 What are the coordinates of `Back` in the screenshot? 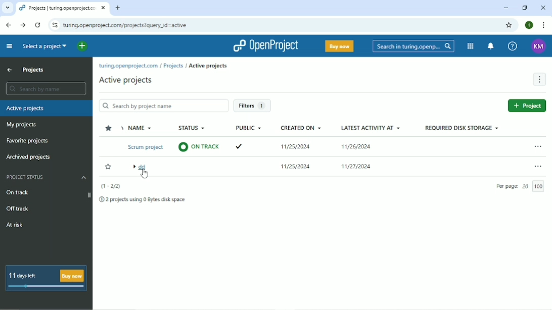 It's located at (7, 24).